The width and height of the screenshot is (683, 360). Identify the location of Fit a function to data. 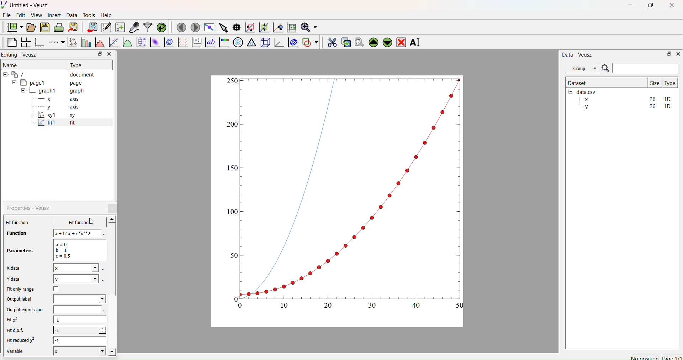
(113, 43).